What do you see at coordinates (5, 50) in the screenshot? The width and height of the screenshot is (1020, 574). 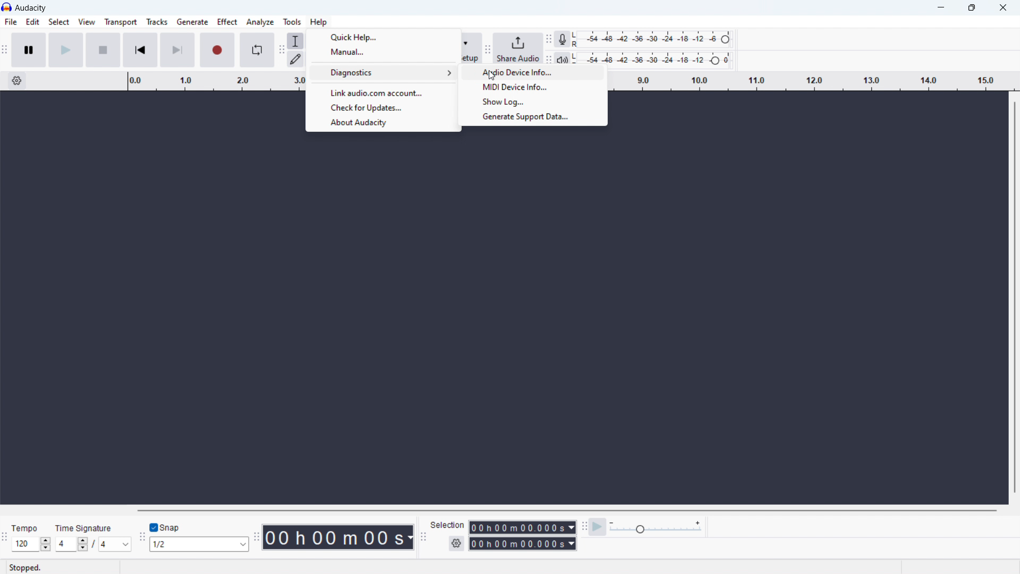 I see `transort toolbar` at bounding box center [5, 50].